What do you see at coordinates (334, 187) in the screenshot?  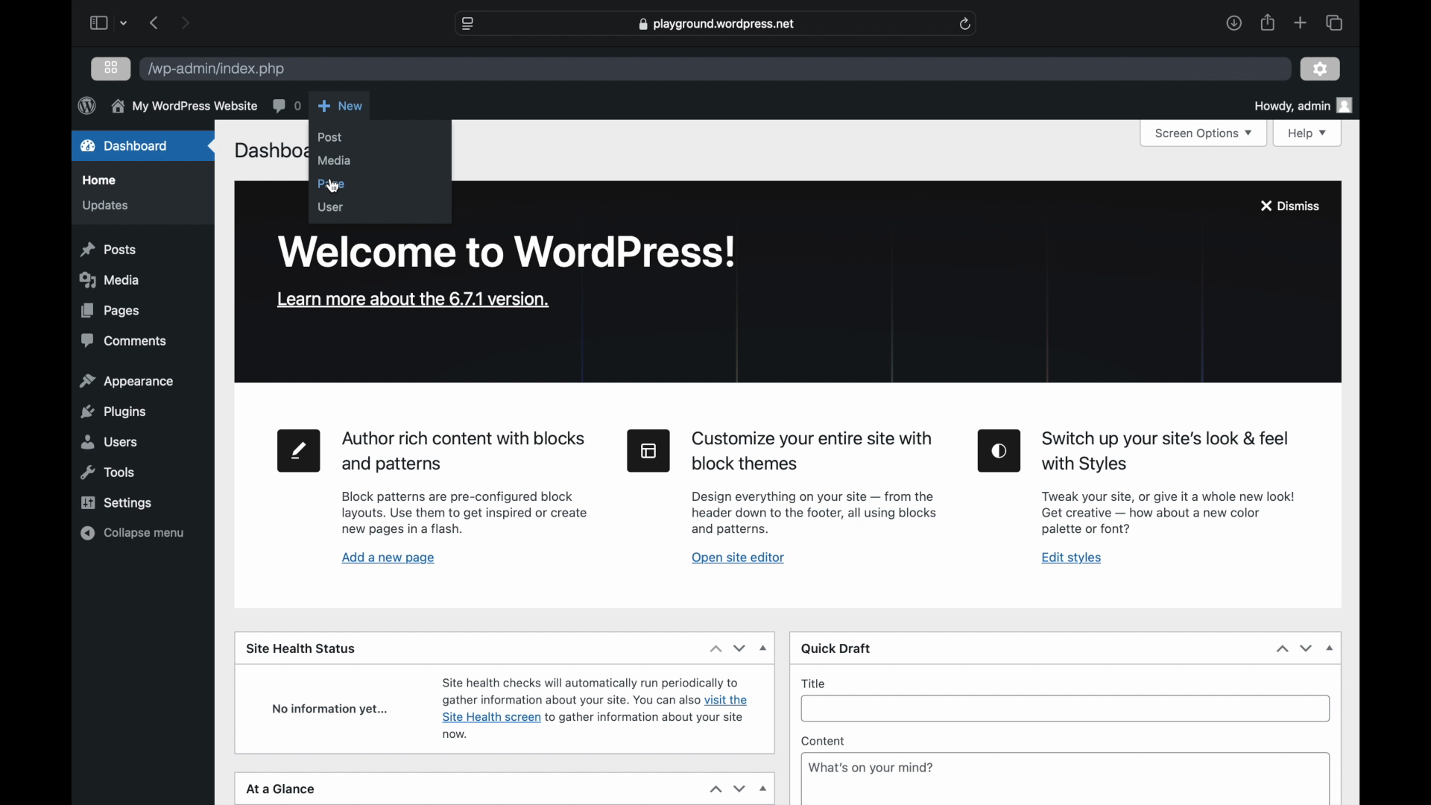 I see `cursor` at bounding box center [334, 187].